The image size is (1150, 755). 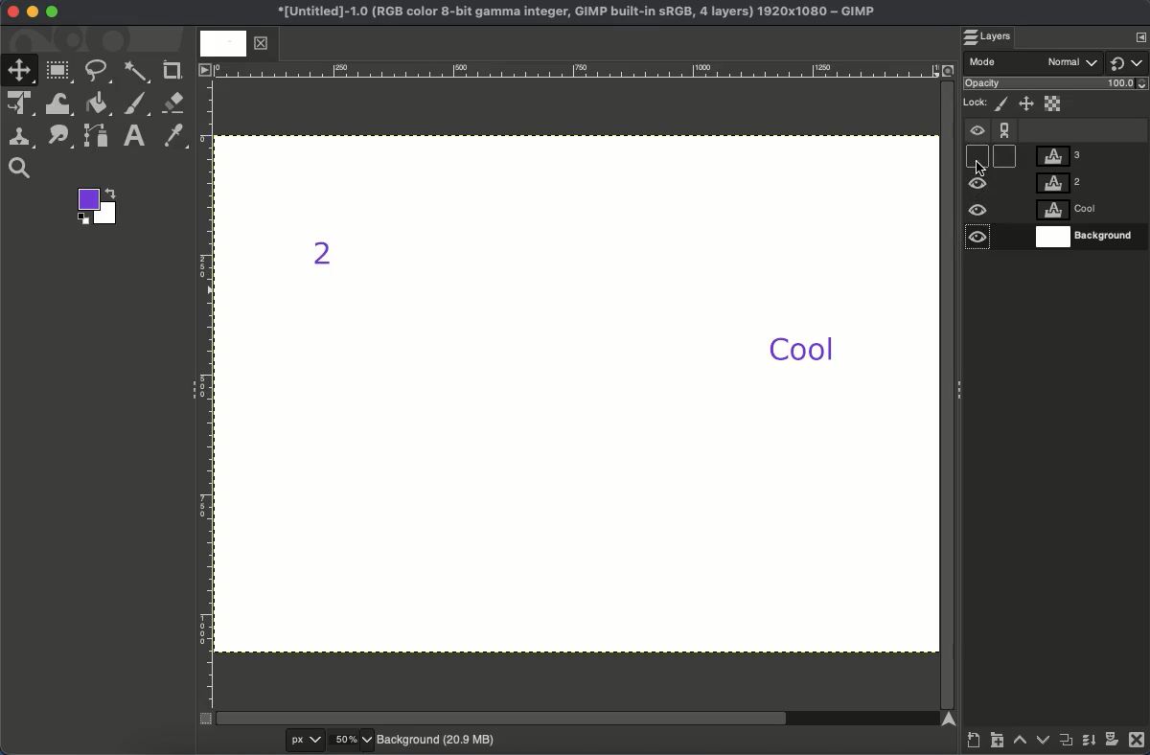 What do you see at coordinates (205, 395) in the screenshot?
I see `Ruler` at bounding box center [205, 395].